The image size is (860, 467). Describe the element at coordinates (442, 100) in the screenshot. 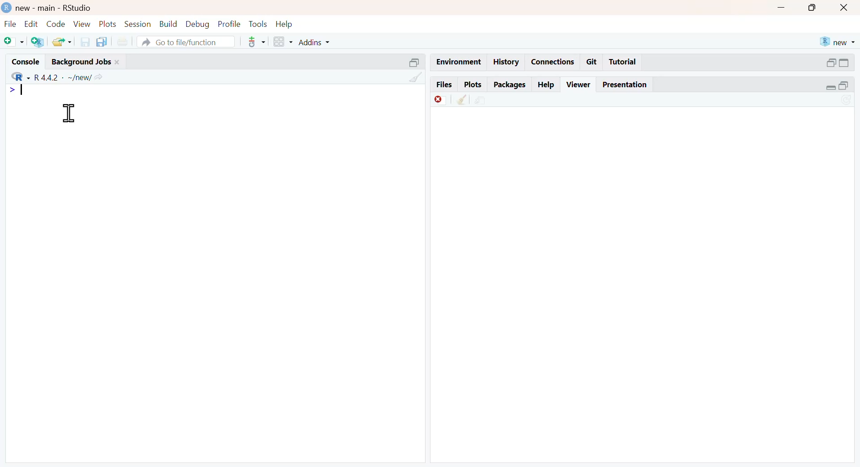

I see `discard` at that location.